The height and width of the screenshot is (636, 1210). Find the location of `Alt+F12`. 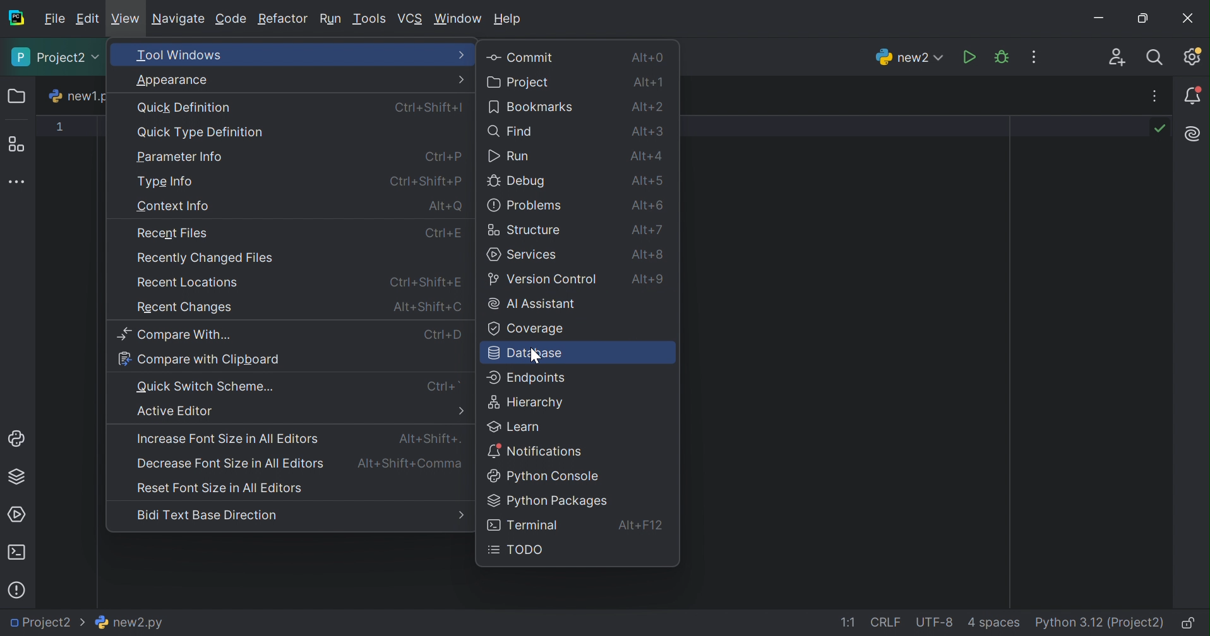

Alt+F12 is located at coordinates (640, 526).